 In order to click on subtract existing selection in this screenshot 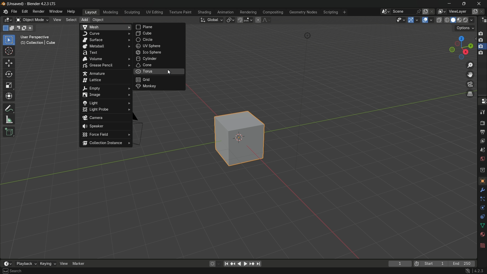, I will do `click(19, 28)`.